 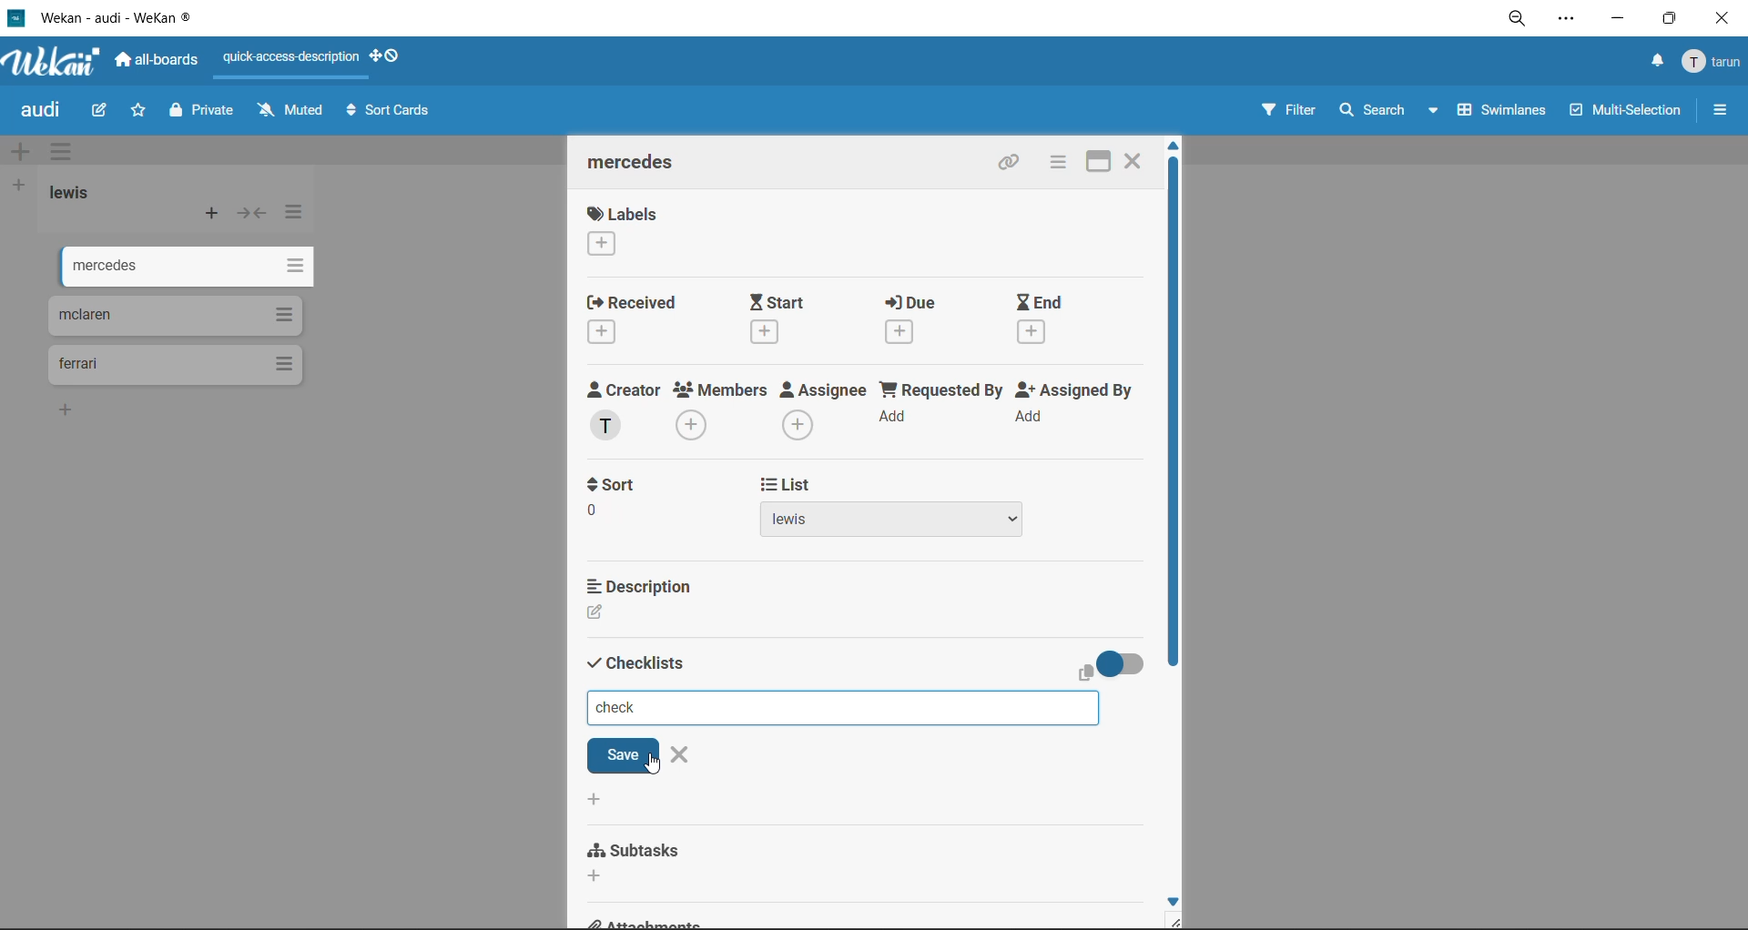 What do you see at coordinates (159, 63) in the screenshot?
I see `all boards` at bounding box center [159, 63].